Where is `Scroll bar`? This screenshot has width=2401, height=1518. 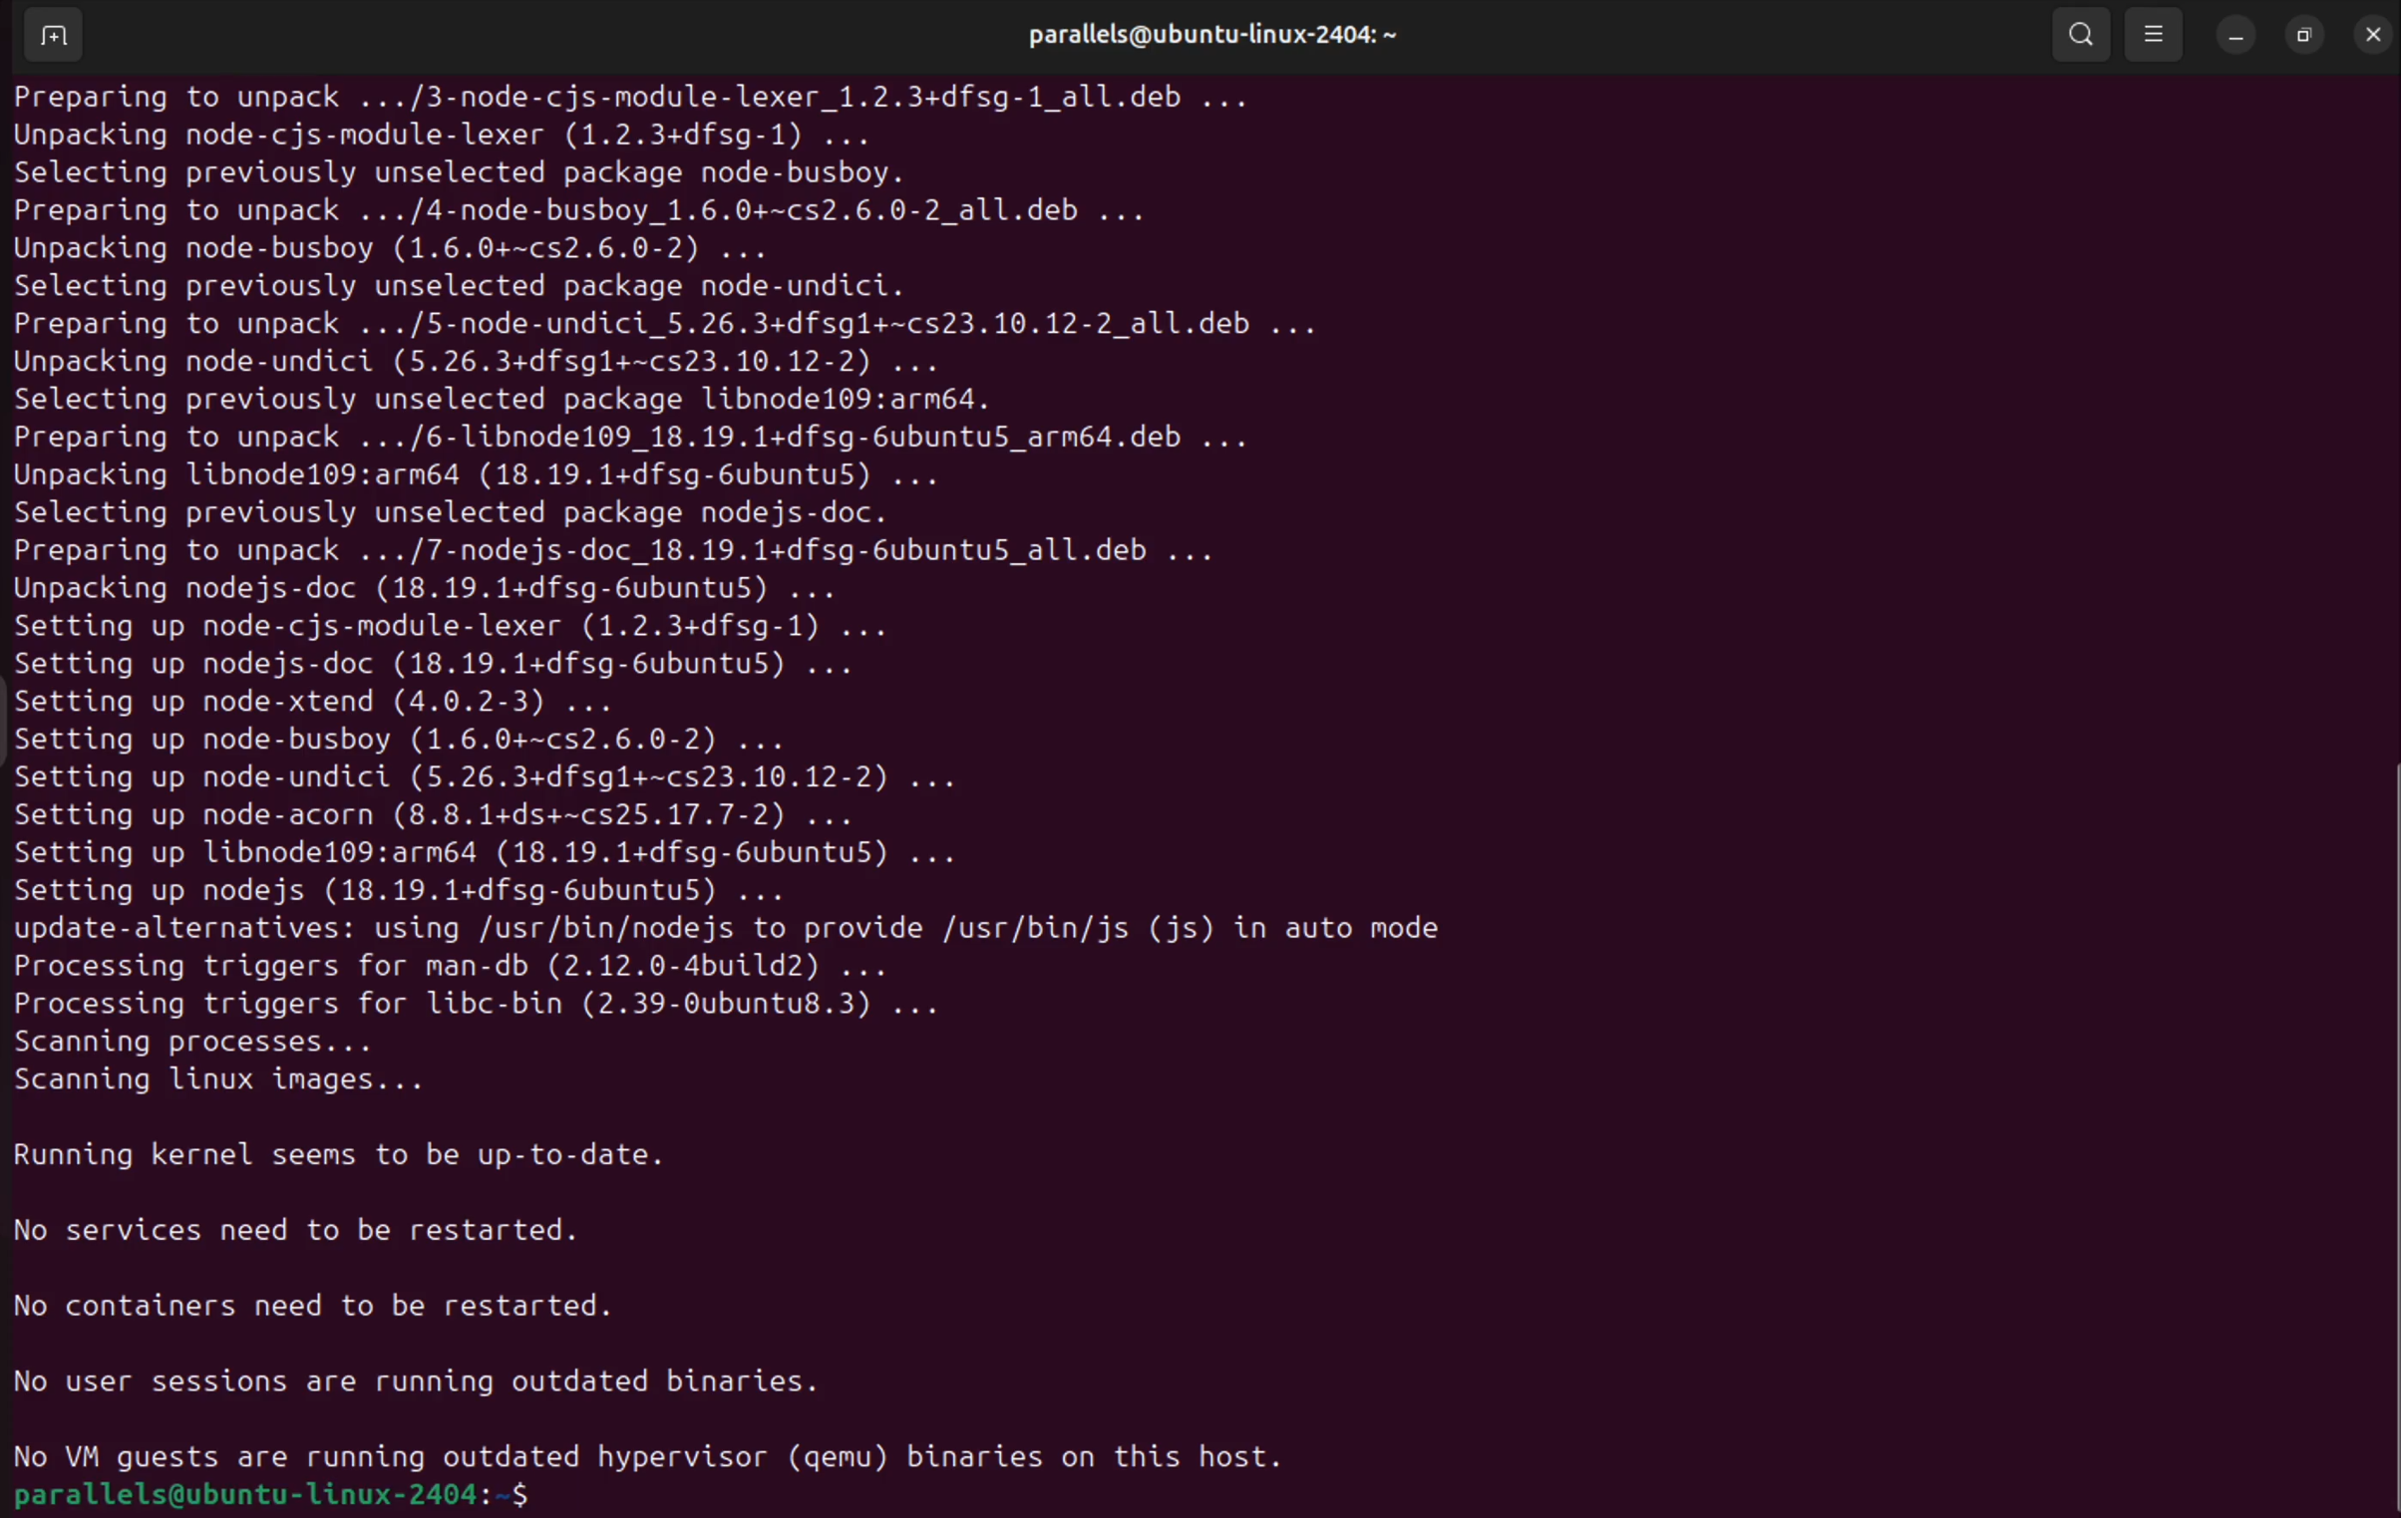 Scroll bar is located at coordinates (2380, 1113).